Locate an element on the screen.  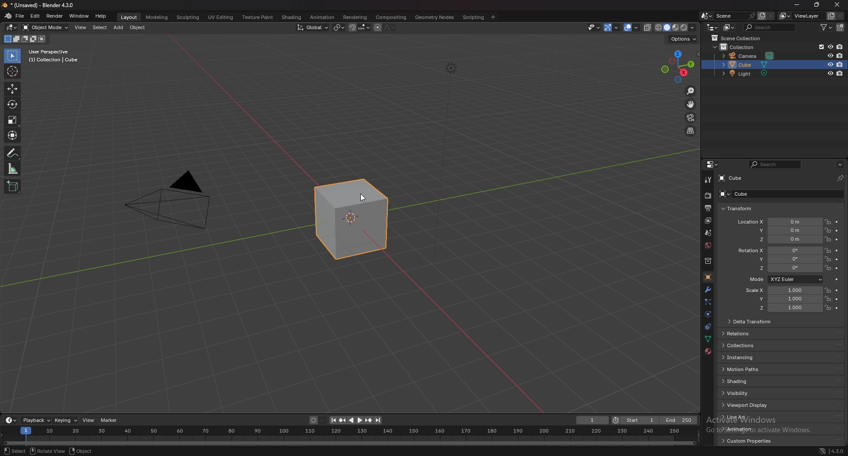
scale is located at coordinates (12, 120).